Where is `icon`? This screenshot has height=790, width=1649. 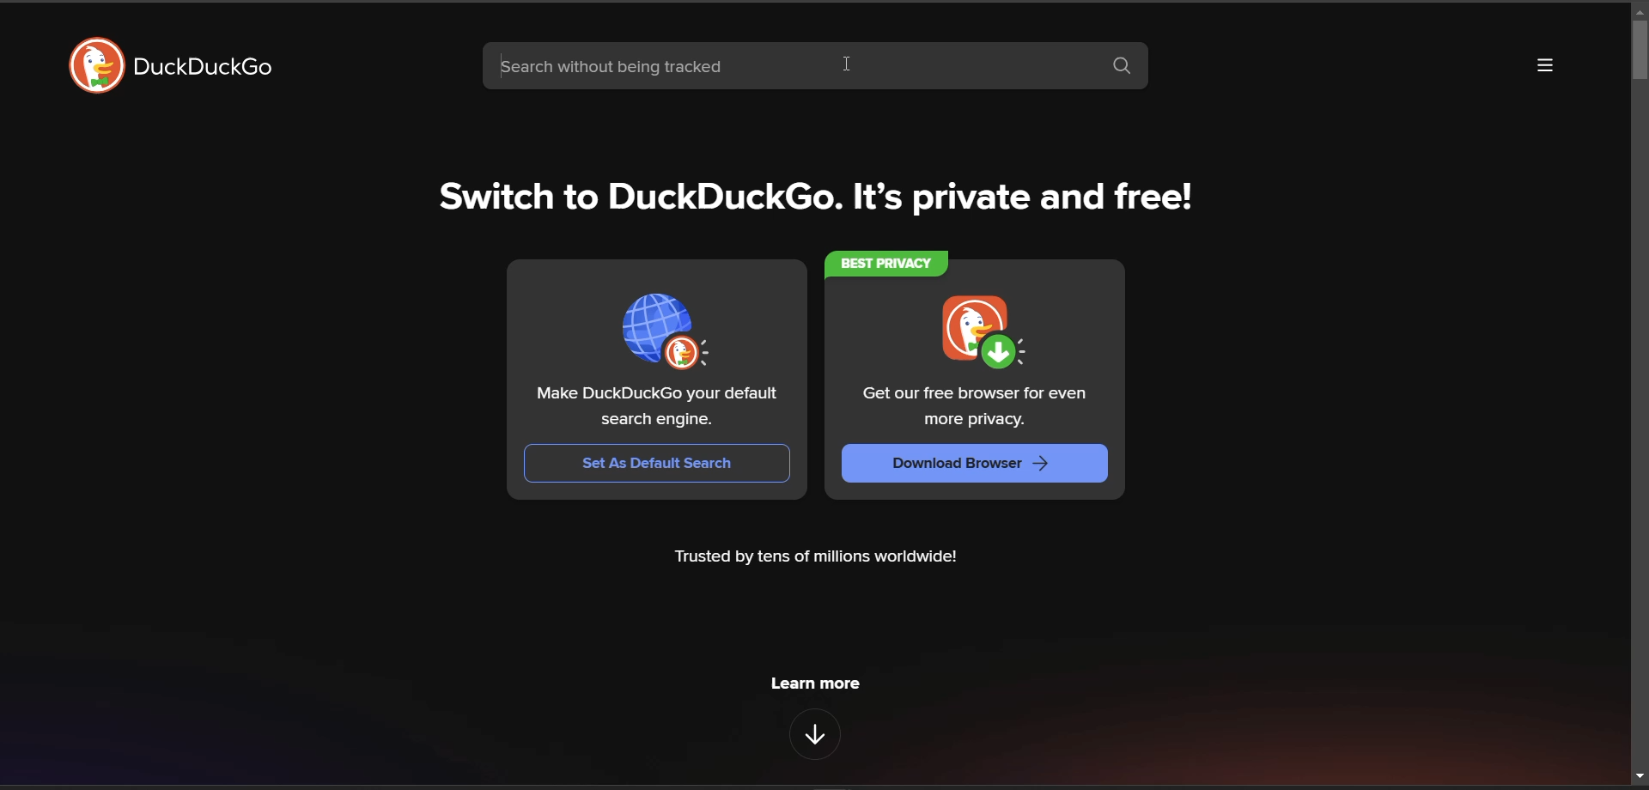 icon is located at coordinates (663, 334).